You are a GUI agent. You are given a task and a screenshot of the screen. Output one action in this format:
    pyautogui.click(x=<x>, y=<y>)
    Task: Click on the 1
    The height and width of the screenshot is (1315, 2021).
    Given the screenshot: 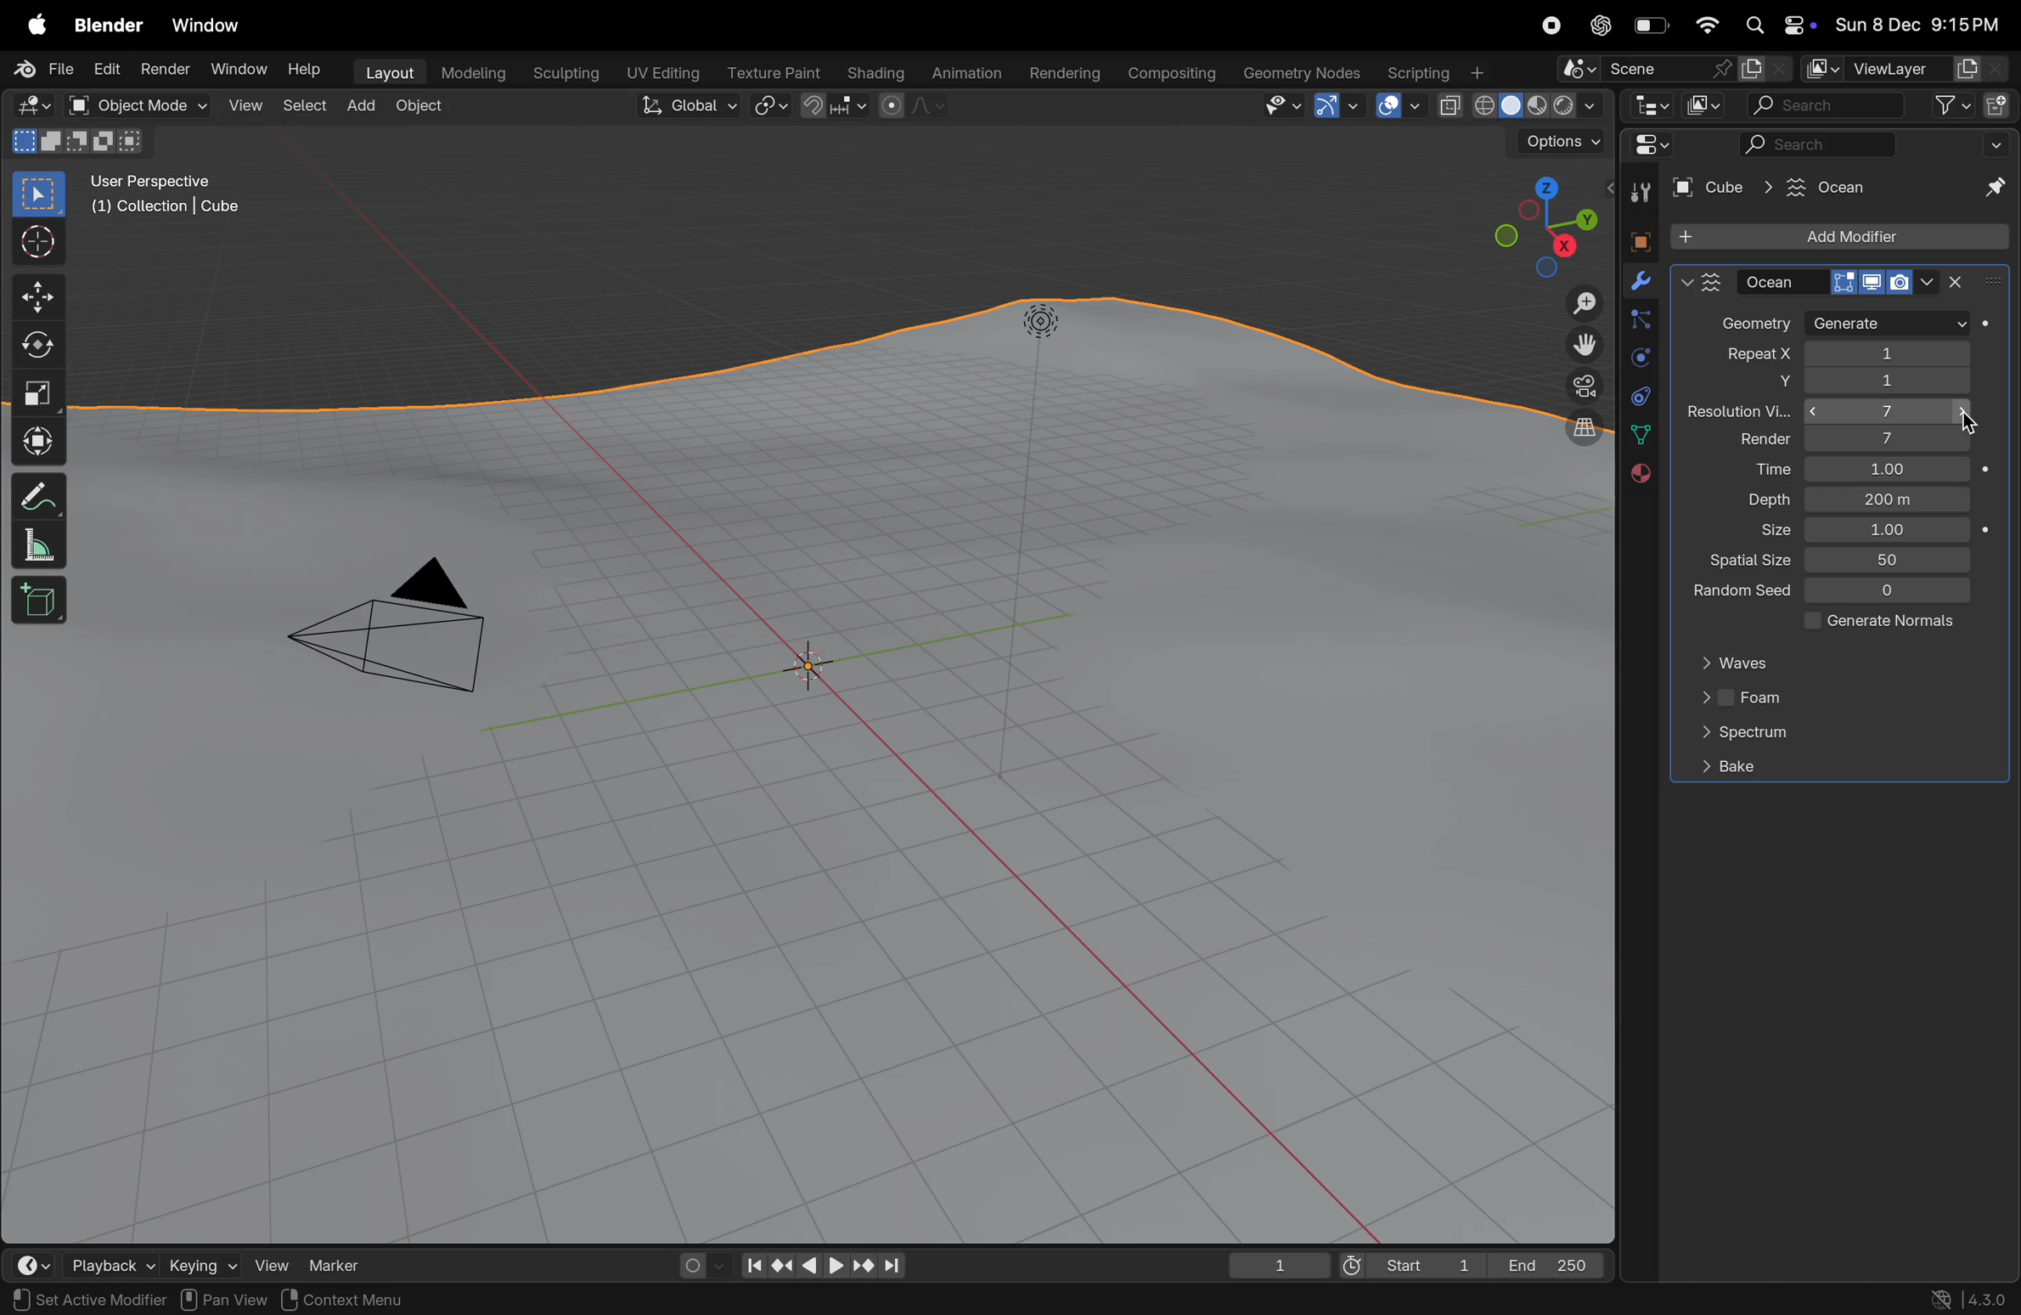 What is the action you would take?
    pyautogui.click(x=1886, y=470)
    